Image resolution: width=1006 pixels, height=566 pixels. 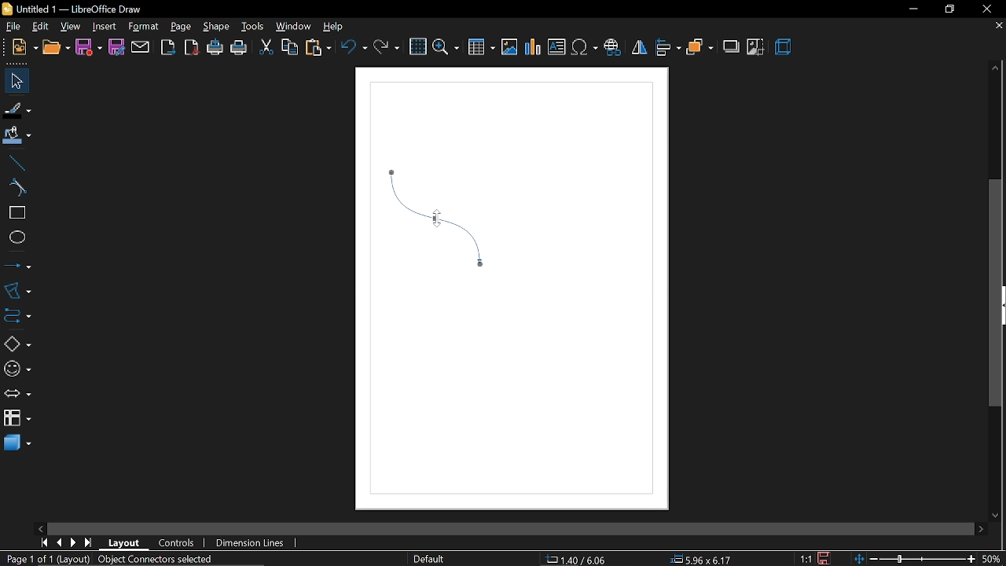 I want to click on 5.96x6.17, so click(x=700, y=558).